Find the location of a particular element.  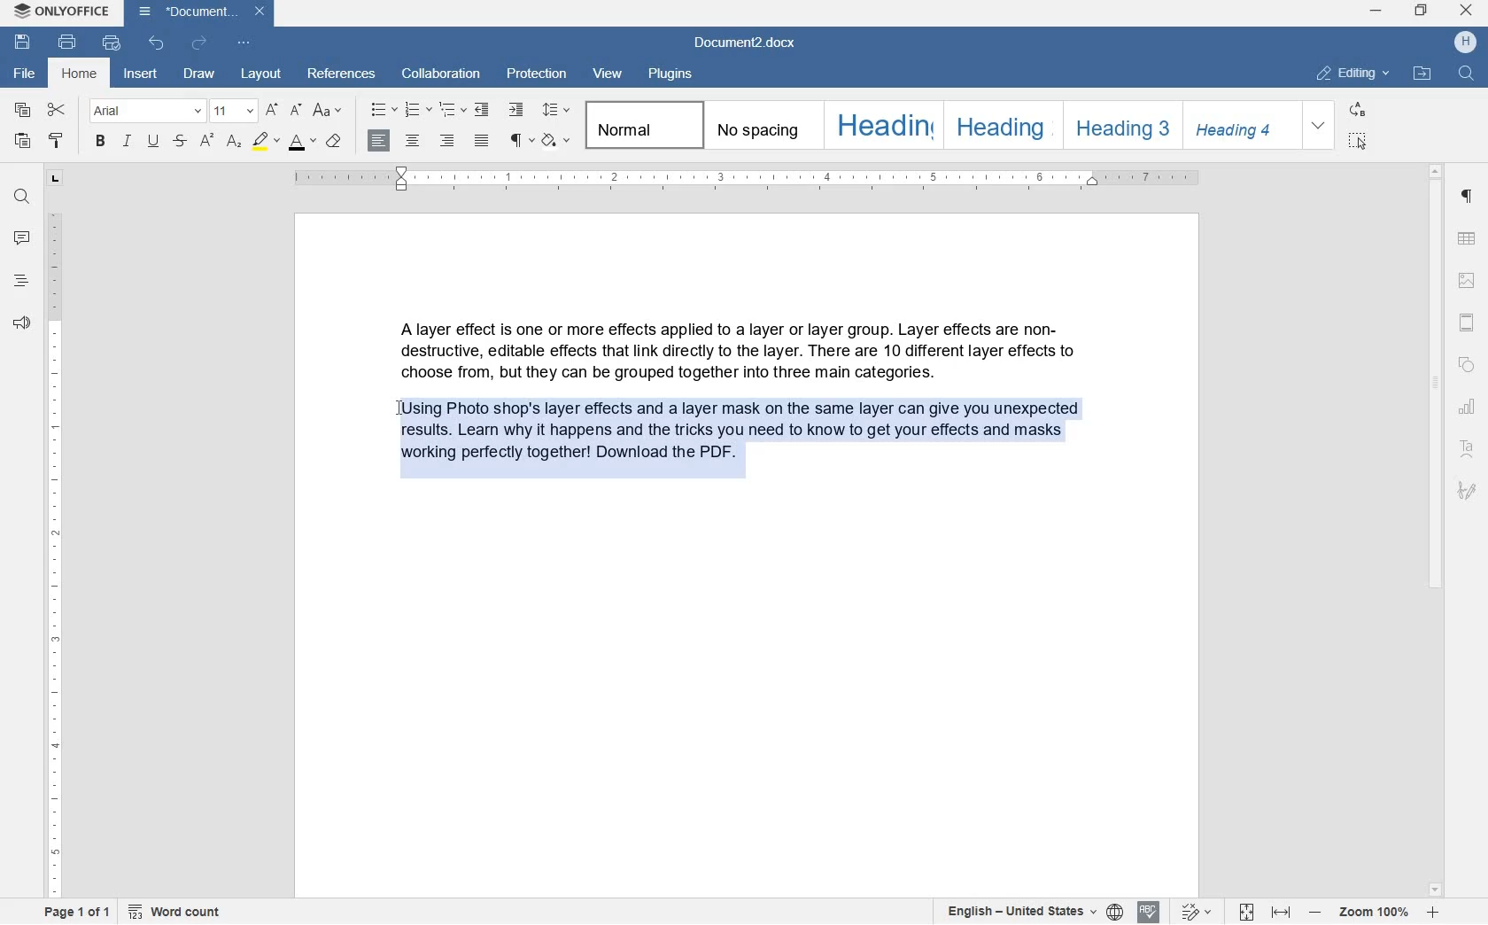

HEADING 1 is located at coordinates (881, 126).